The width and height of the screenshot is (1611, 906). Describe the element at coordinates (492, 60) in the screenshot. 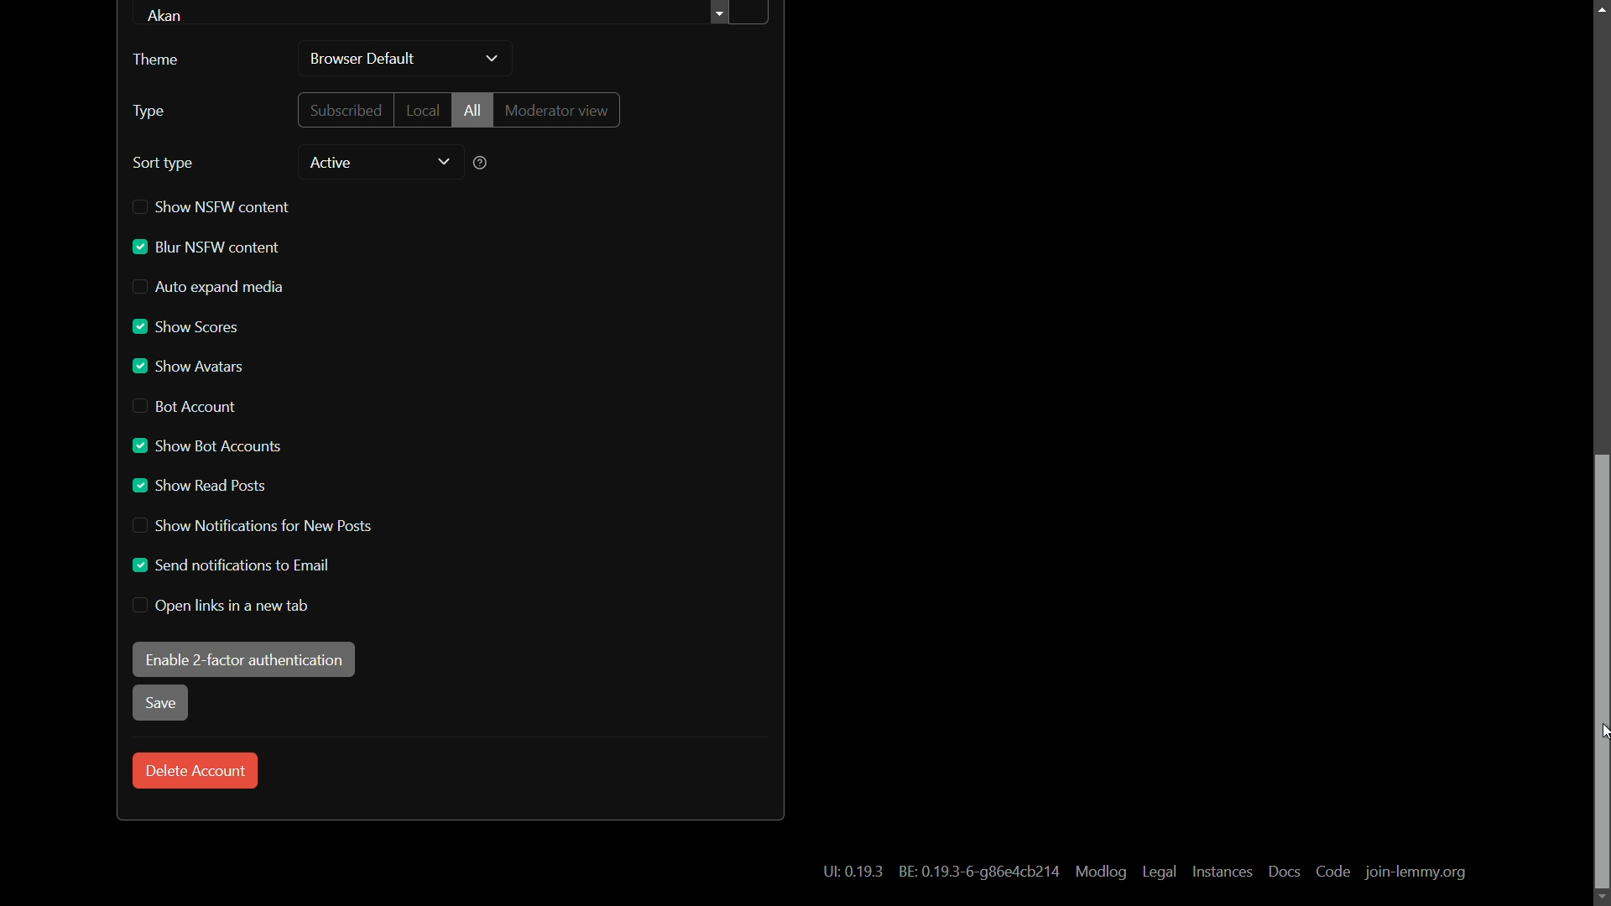

I see `dropdown` at that location.